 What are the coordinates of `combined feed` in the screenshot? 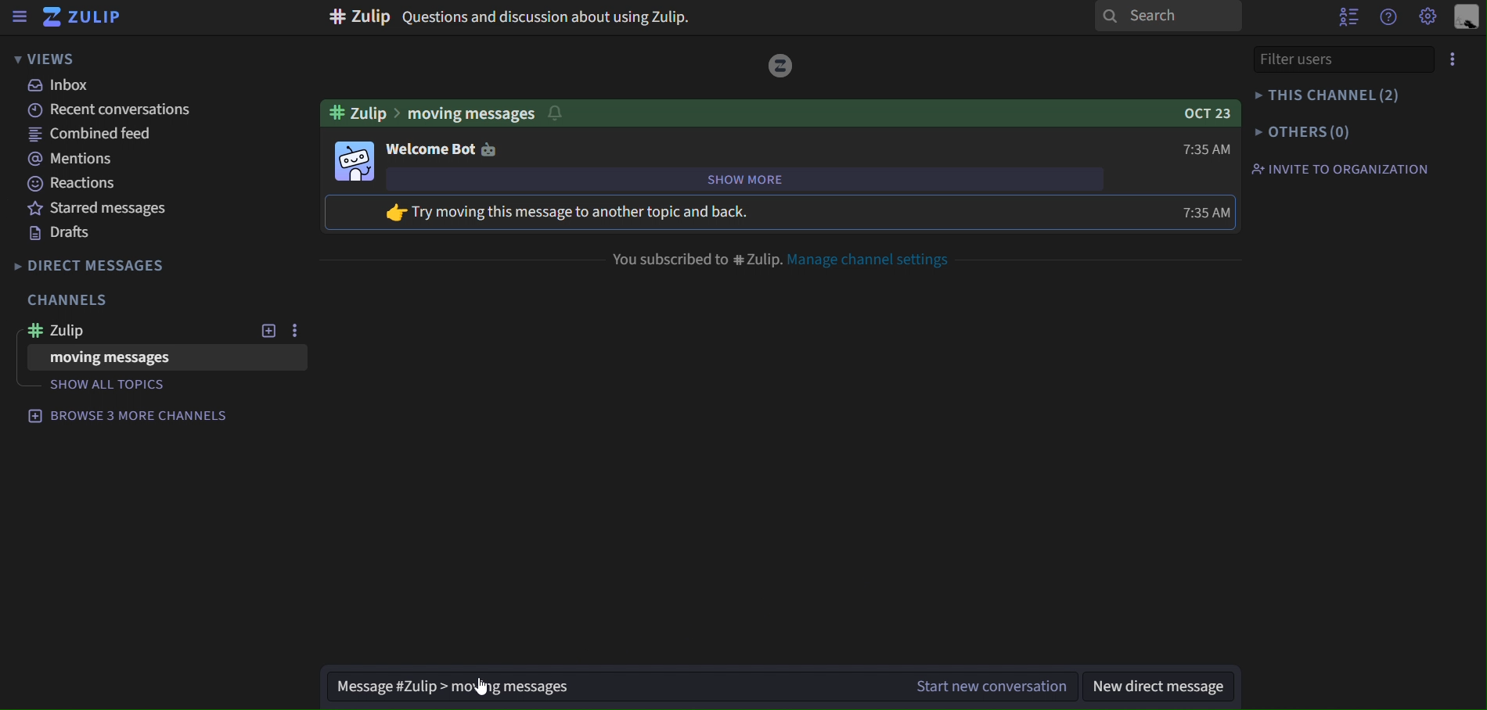 It's located at (90, 134).